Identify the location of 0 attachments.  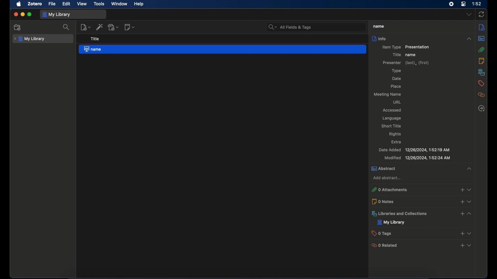
(421, 190).